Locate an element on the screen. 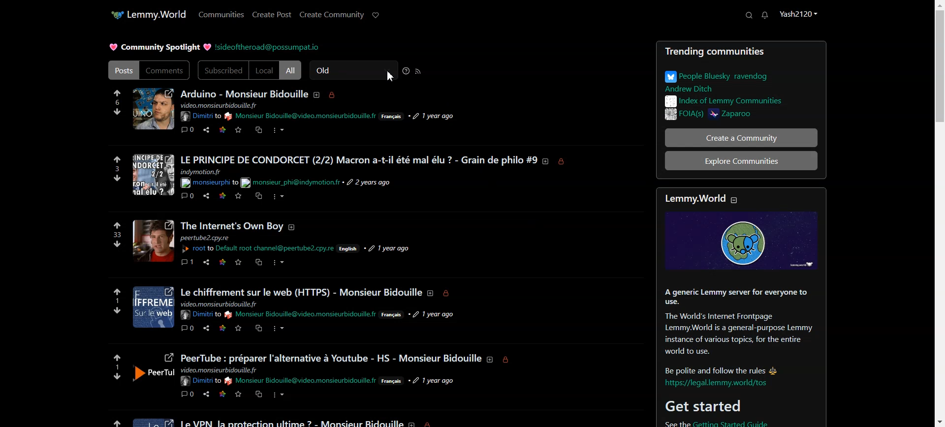  Upvote is located at coordinates (117, 92).